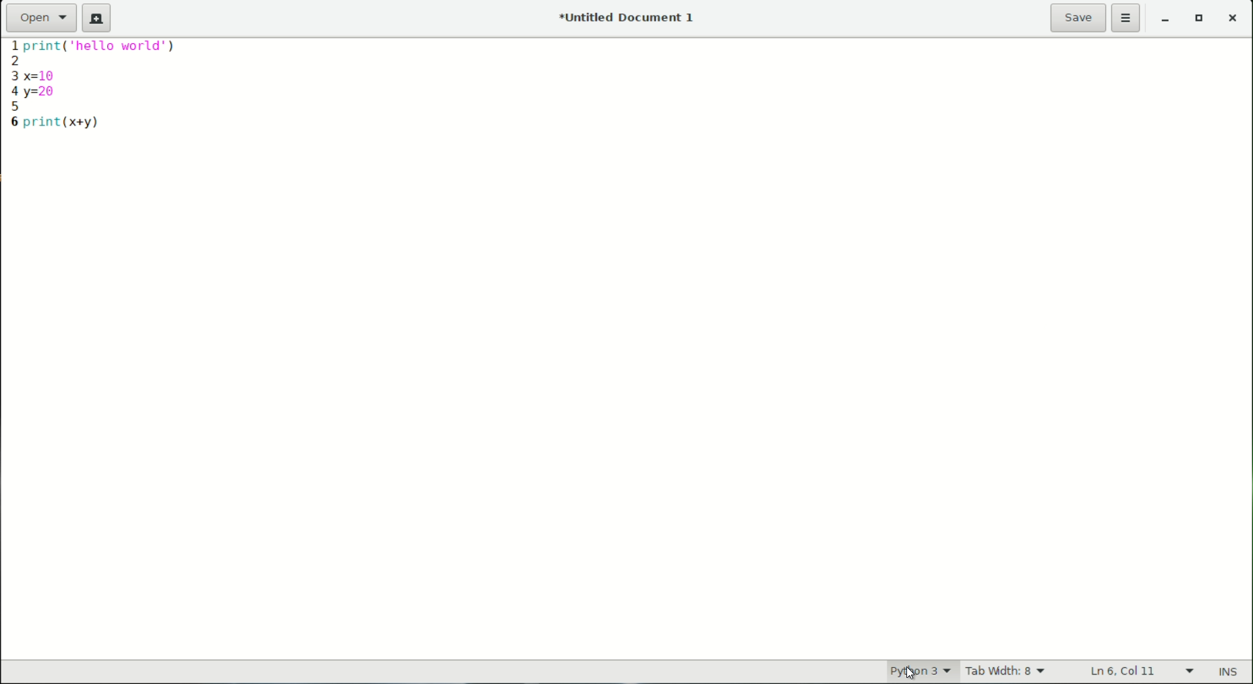 The height and width of the screenshot is (684, 1253). What do you see at coordinates (1125, 672) in the screenshot?
I see `cursor position` at bounding box center [1125, 672].